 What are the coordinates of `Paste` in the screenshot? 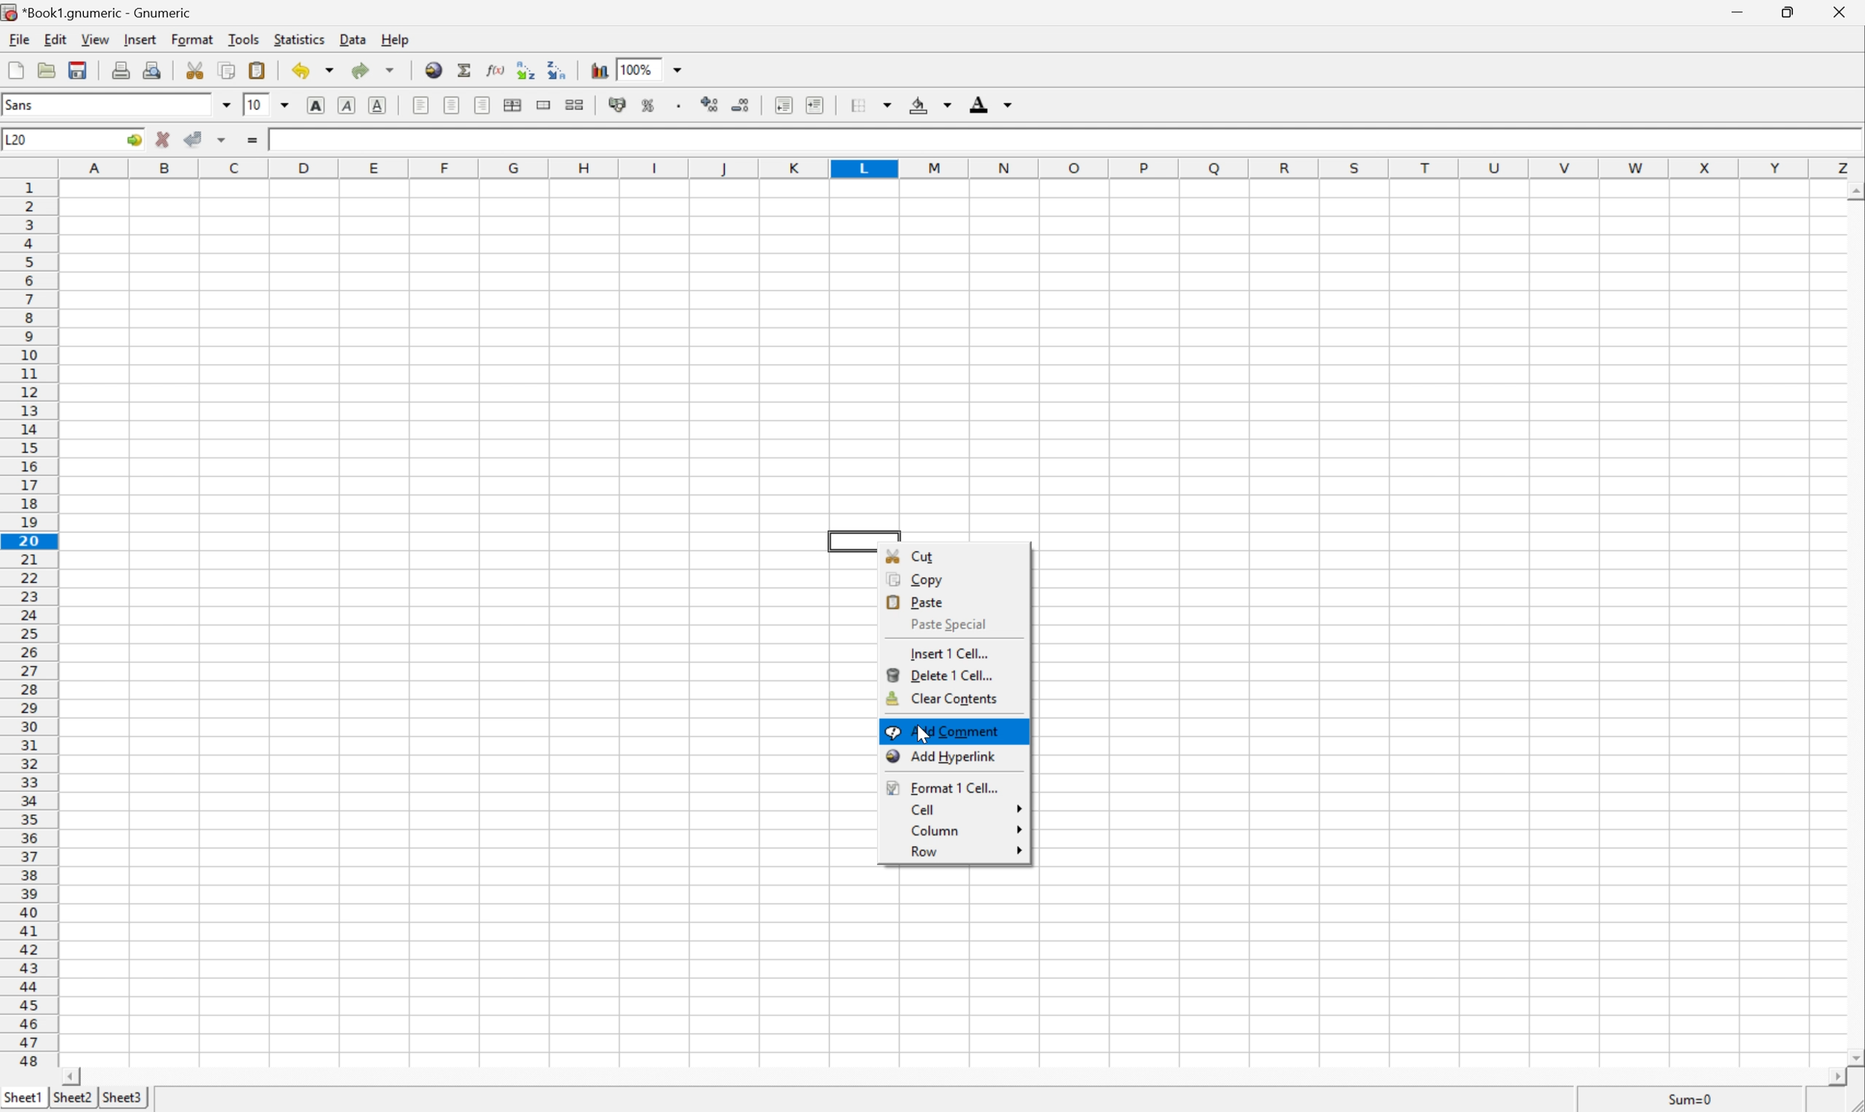 It's located at (918, 600).